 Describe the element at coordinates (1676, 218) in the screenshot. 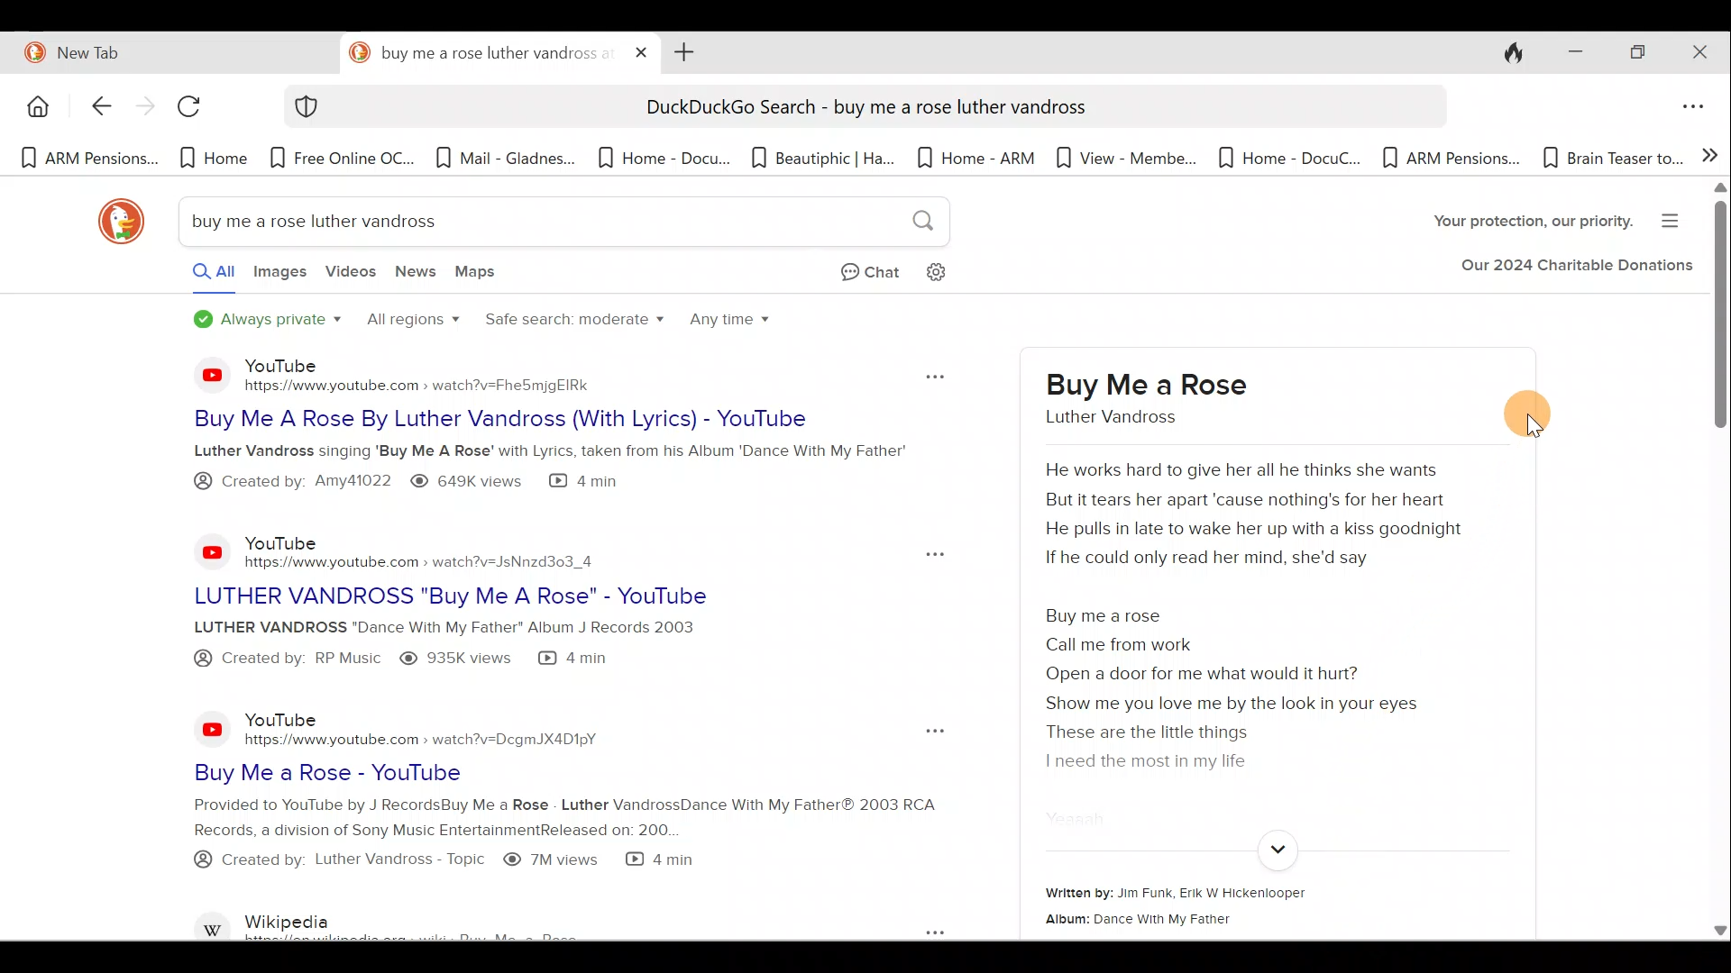

I see `Menu` at that location.